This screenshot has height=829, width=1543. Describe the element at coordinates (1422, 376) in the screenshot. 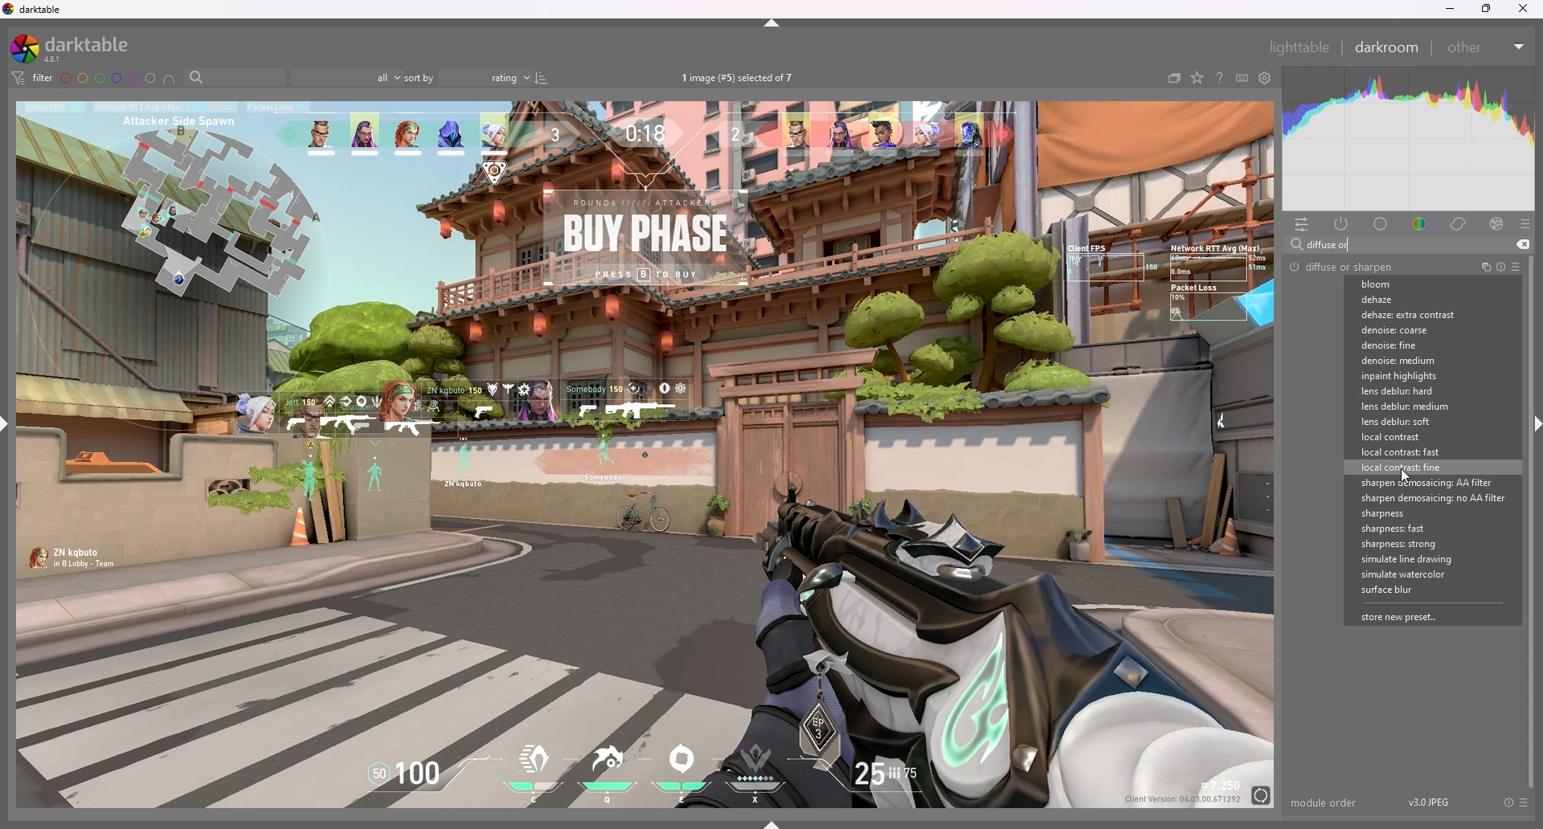

I see `inpaint highlights` at that location.